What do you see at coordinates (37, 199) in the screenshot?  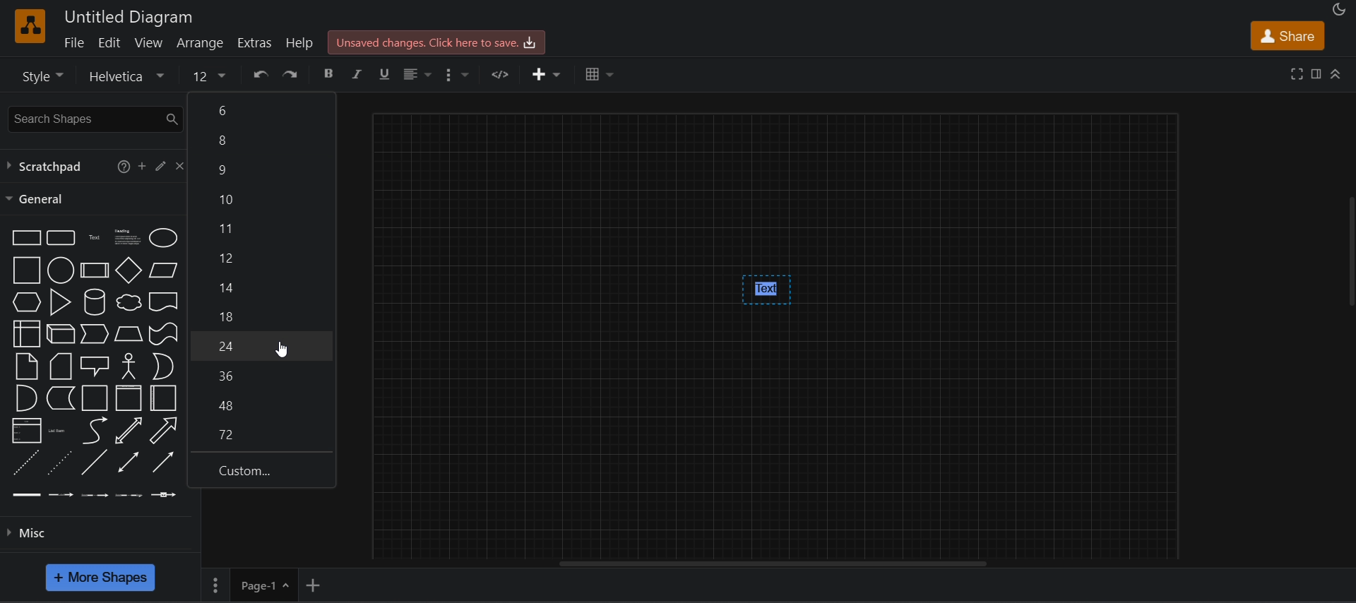 I see `general` at bounding box center [37, 199].